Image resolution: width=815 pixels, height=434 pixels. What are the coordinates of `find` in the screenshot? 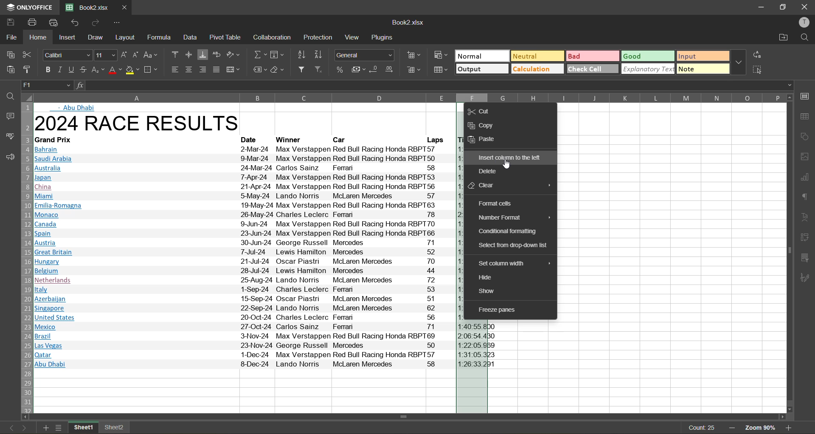 It's located at (7, 97).